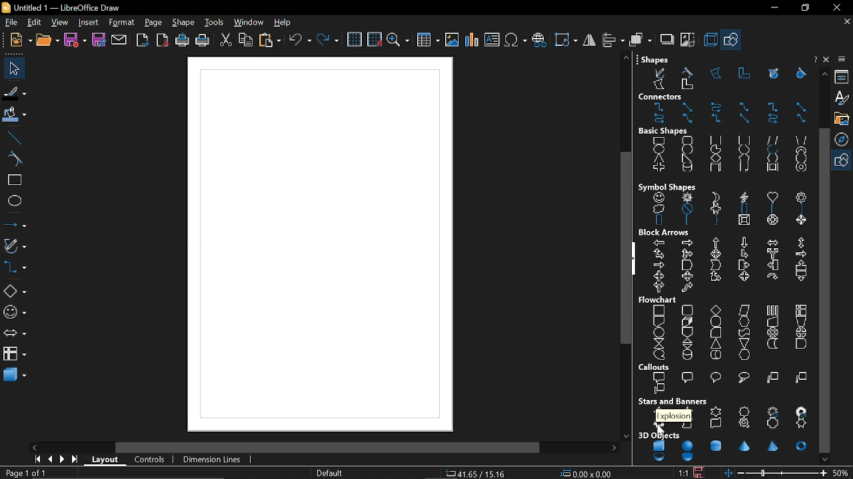 The image size is (853, 479). Describe the element at coordinates (771, 8) in the screenshot. I see `Minimize` at that location.